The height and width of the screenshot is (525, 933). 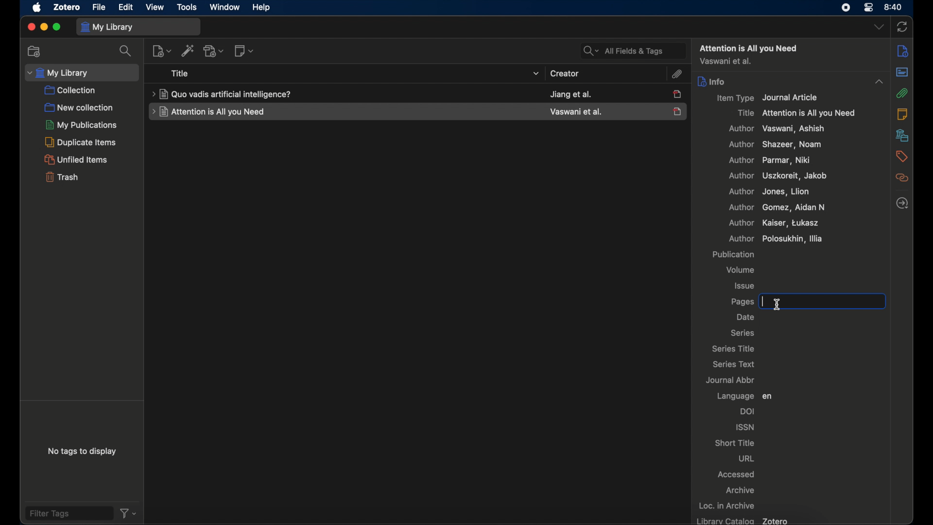 What do you see at coordinates (902, 51) in the screenshot?
I see `sidebar settings` at bounding box center [902, 51].